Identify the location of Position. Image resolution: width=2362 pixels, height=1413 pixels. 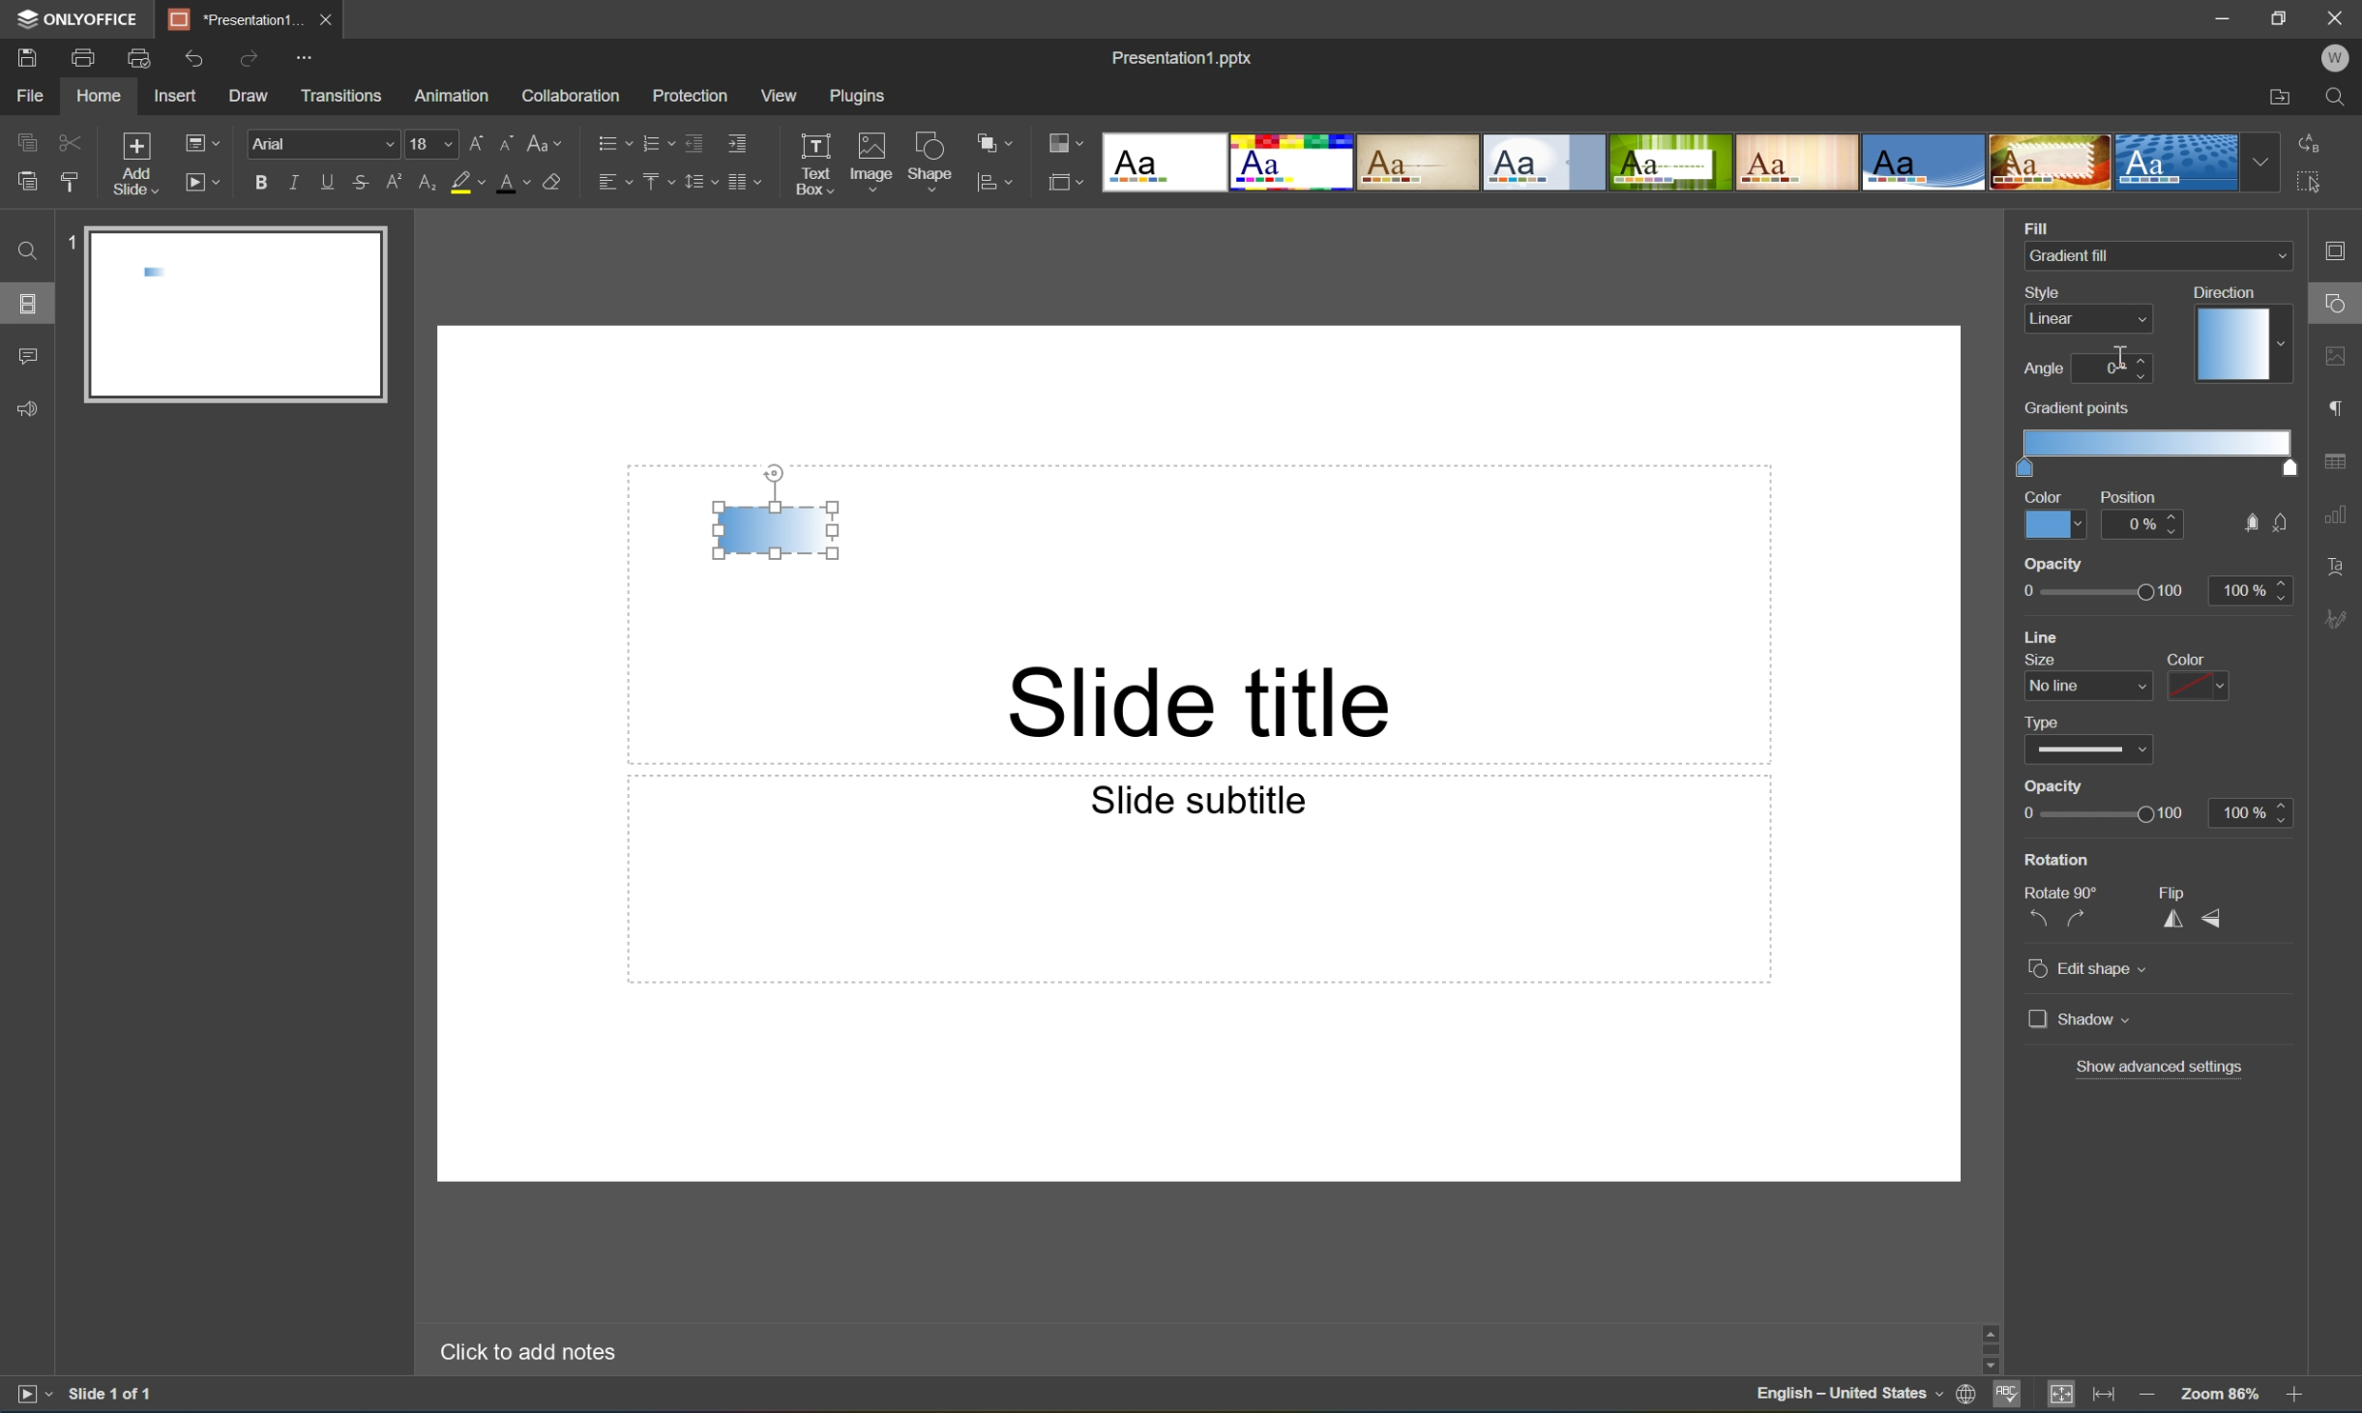
(2126, 497).